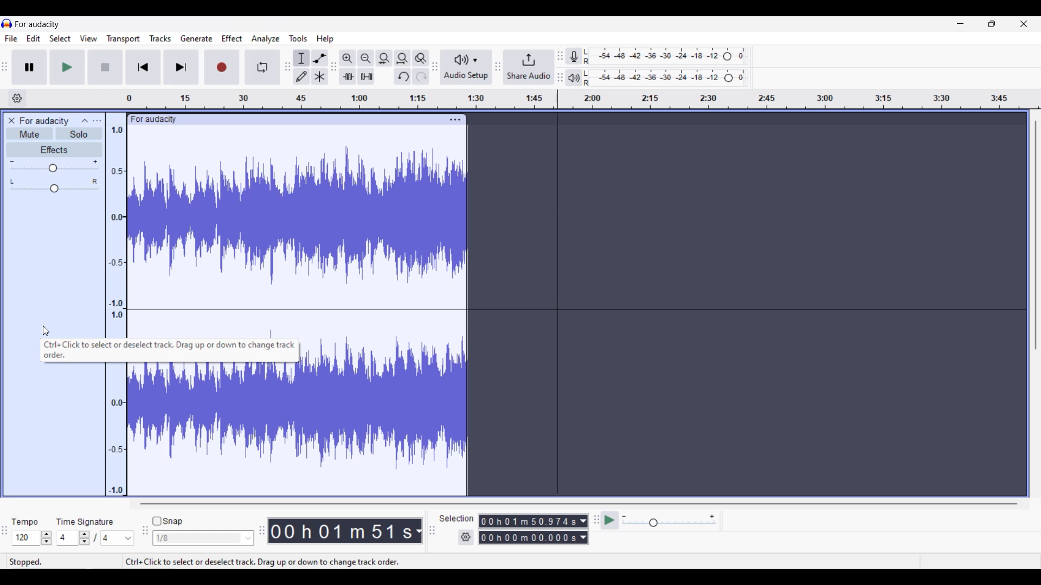  I want to click on for audacity, so click(153, 119).